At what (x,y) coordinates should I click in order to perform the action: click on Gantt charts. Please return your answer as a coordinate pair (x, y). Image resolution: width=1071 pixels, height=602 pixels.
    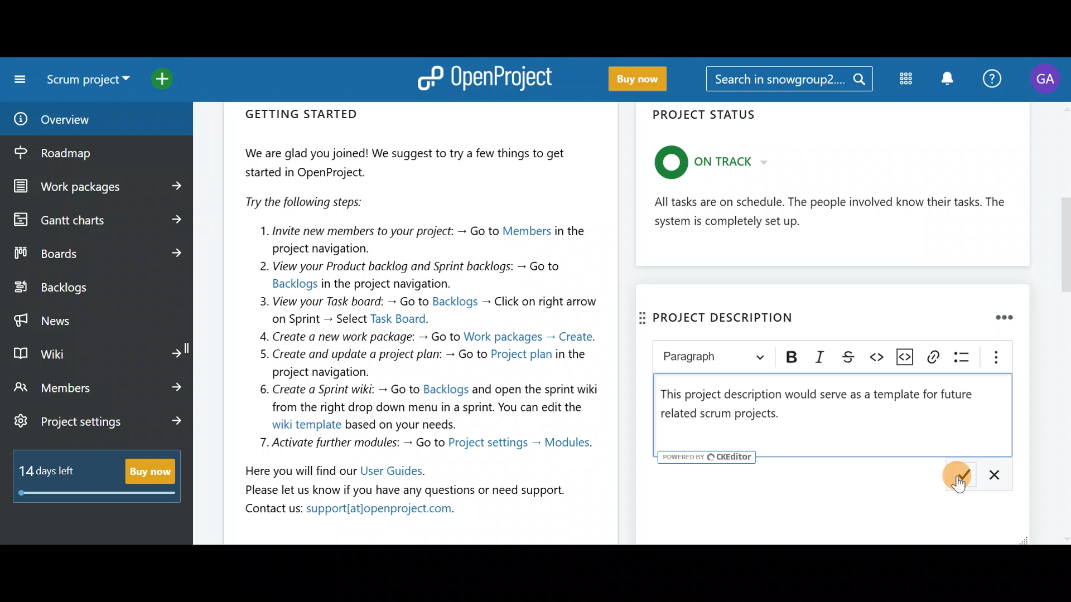
    Looking at the image, I should click on (95, 219).